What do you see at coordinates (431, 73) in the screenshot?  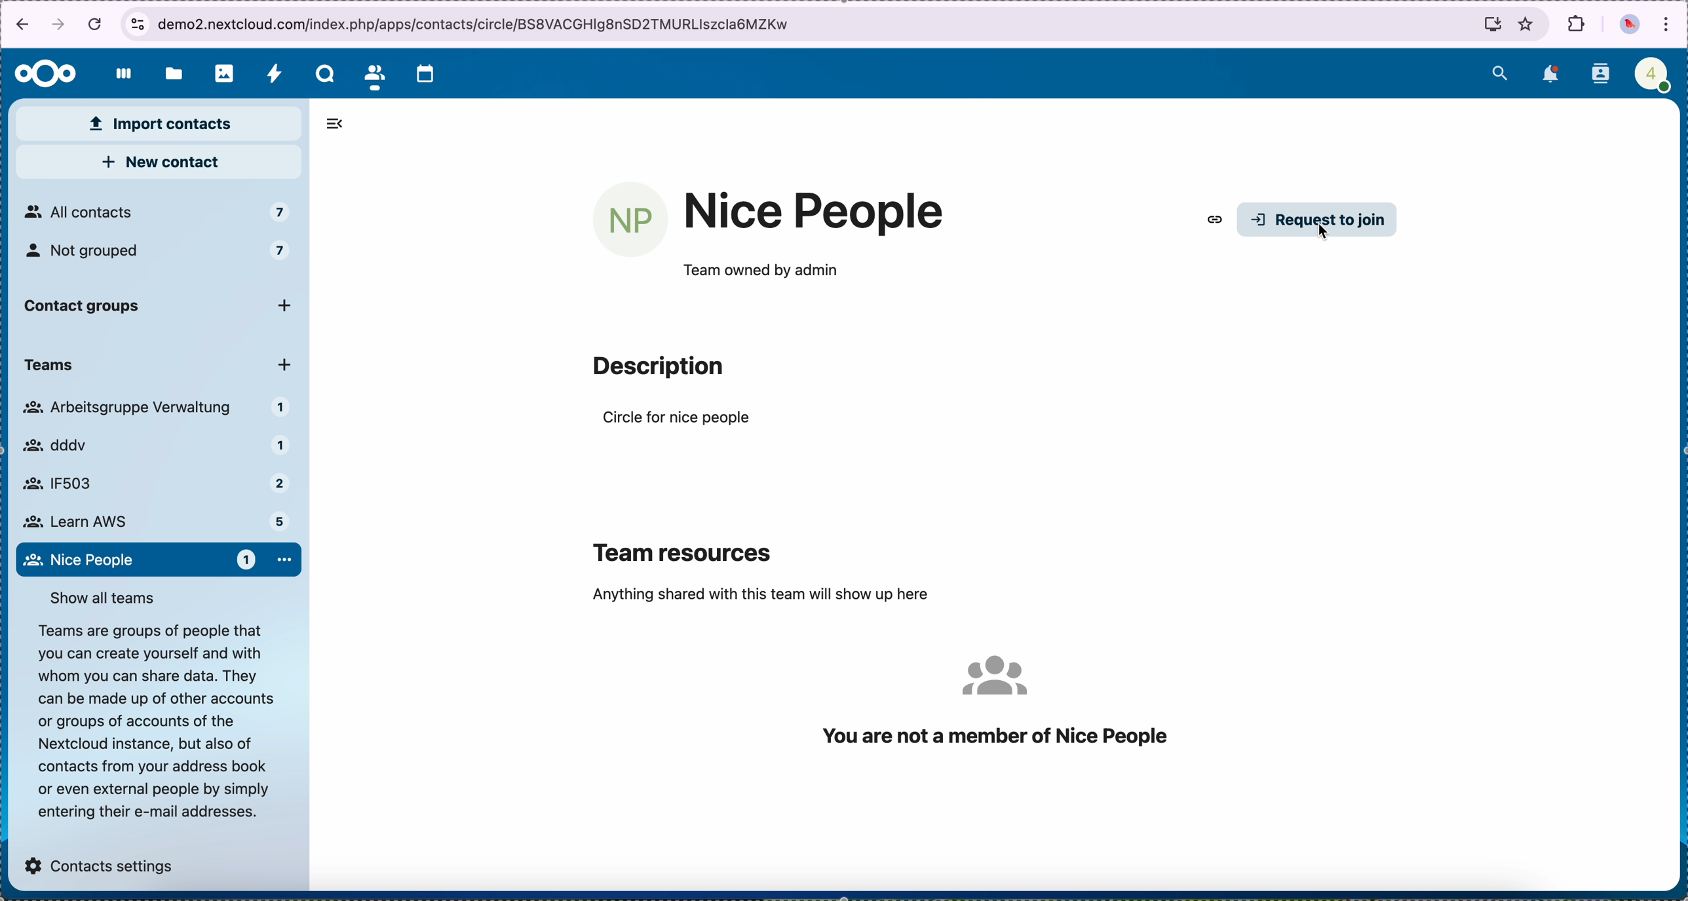 I see `calendar` at bounding box center [431, 73].